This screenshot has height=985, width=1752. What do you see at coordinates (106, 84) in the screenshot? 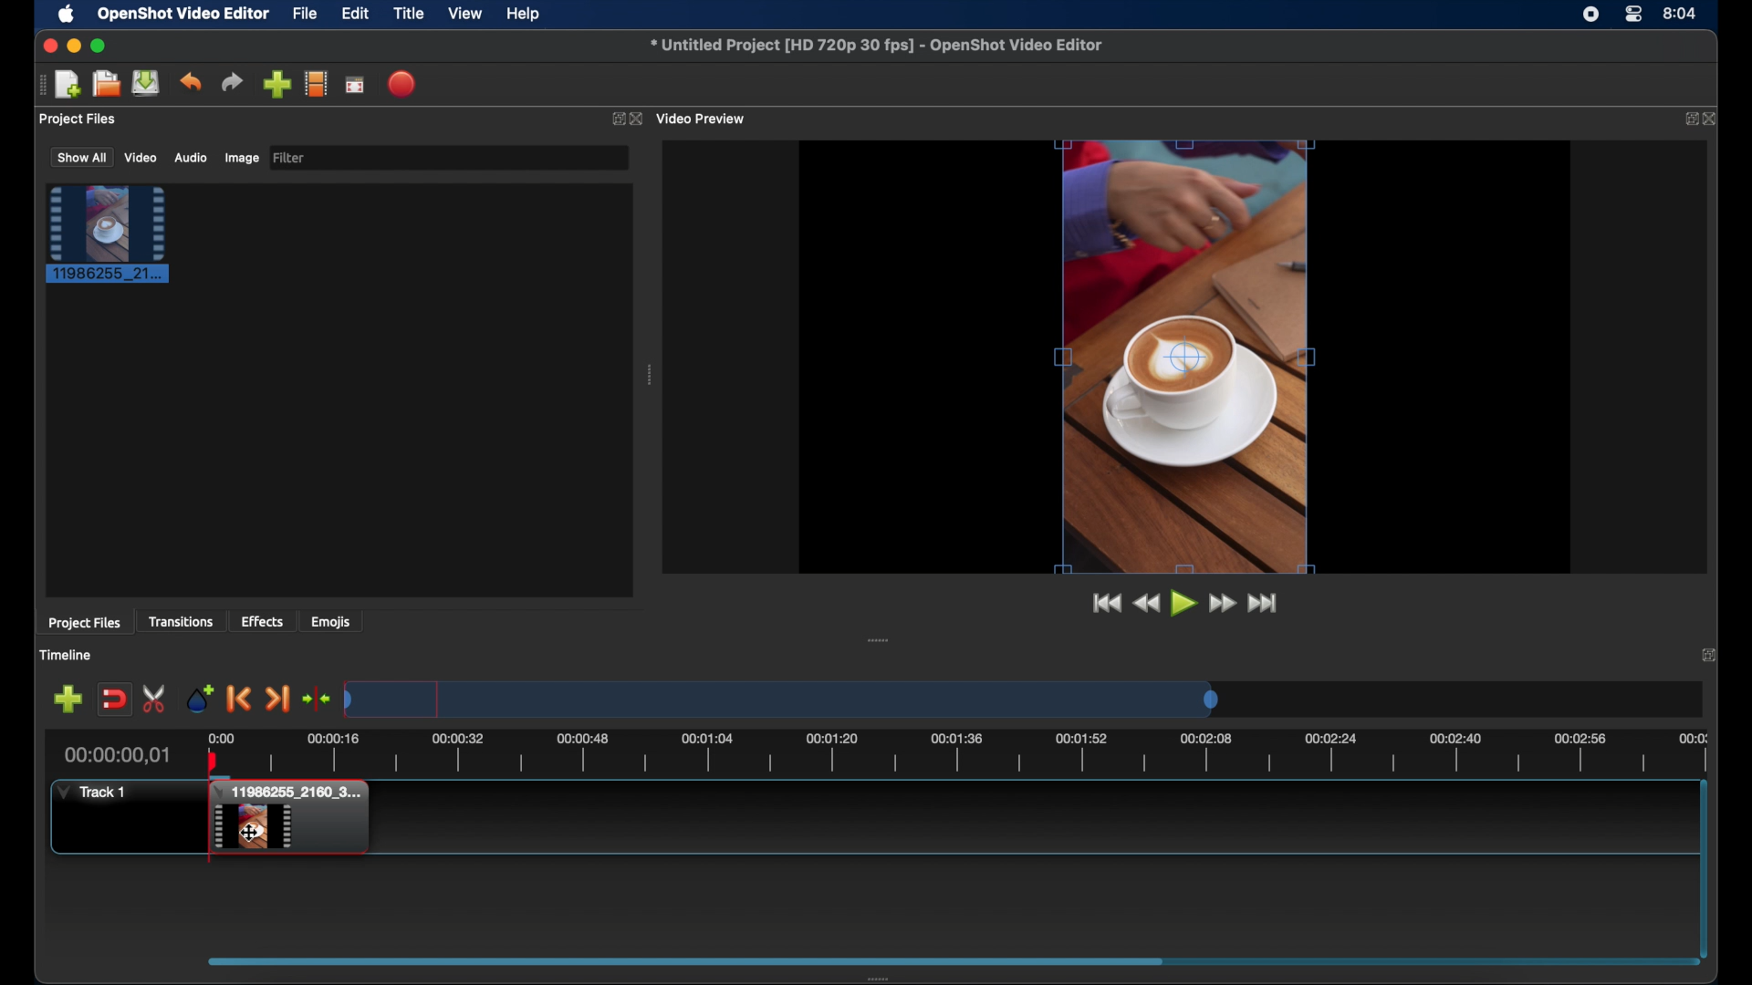
I see `open project` at bounding box center [106, 84].